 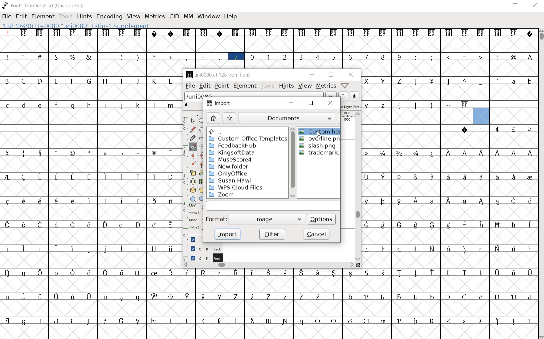 What do you see at coordinates (432, 82) in the screenshot?
I see `glyph` at bounding box center [432, 82].